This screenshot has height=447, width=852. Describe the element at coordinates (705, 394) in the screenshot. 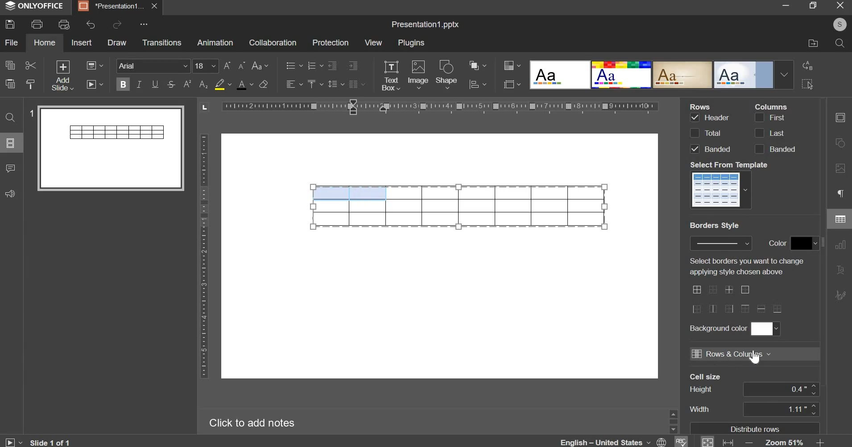

I see `Cell size's column` at that location.